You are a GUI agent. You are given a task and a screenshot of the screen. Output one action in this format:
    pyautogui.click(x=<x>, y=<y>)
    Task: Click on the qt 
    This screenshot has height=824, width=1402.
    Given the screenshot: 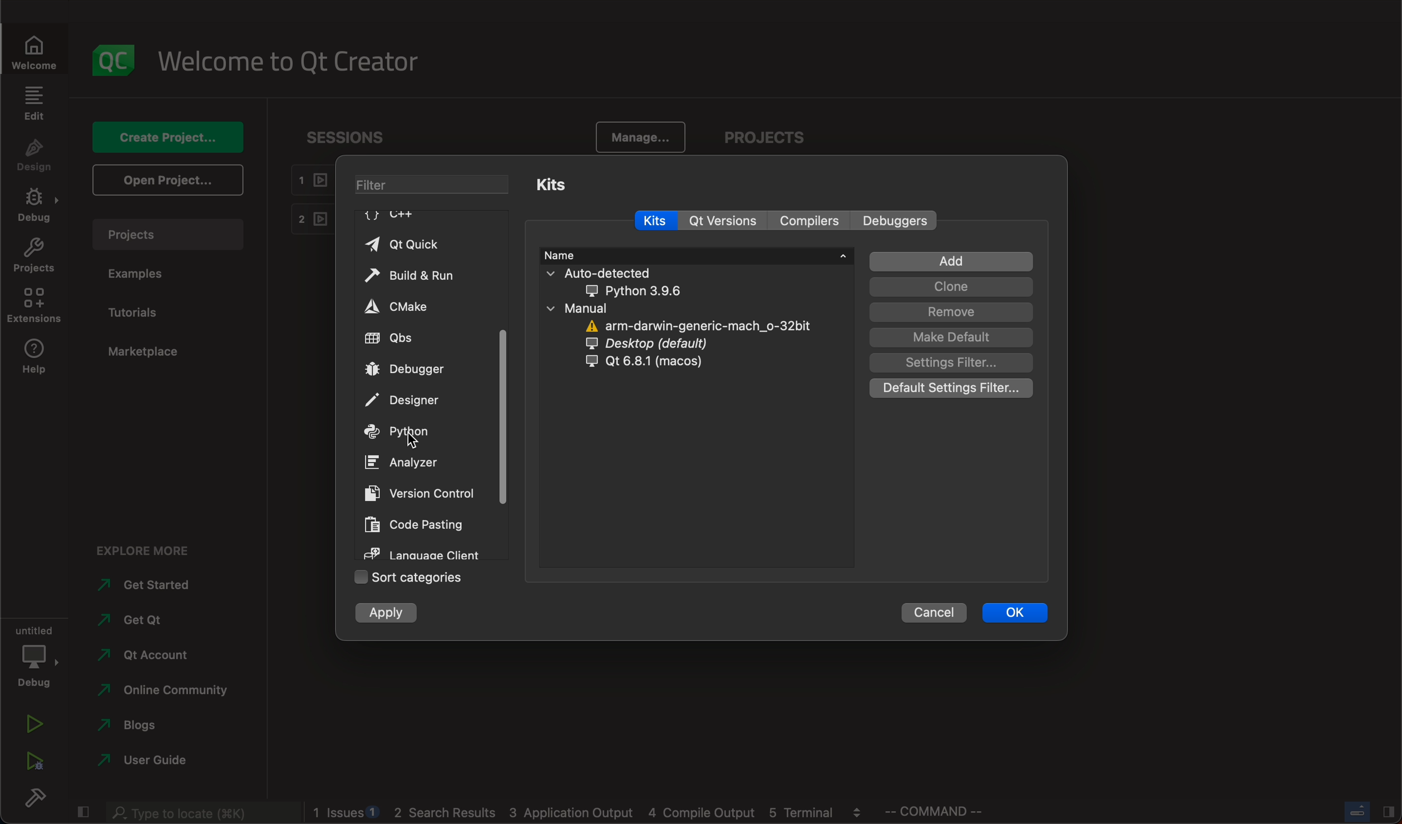 What is the action you would take?
    pyautogui.click(x=634, y=364)
    